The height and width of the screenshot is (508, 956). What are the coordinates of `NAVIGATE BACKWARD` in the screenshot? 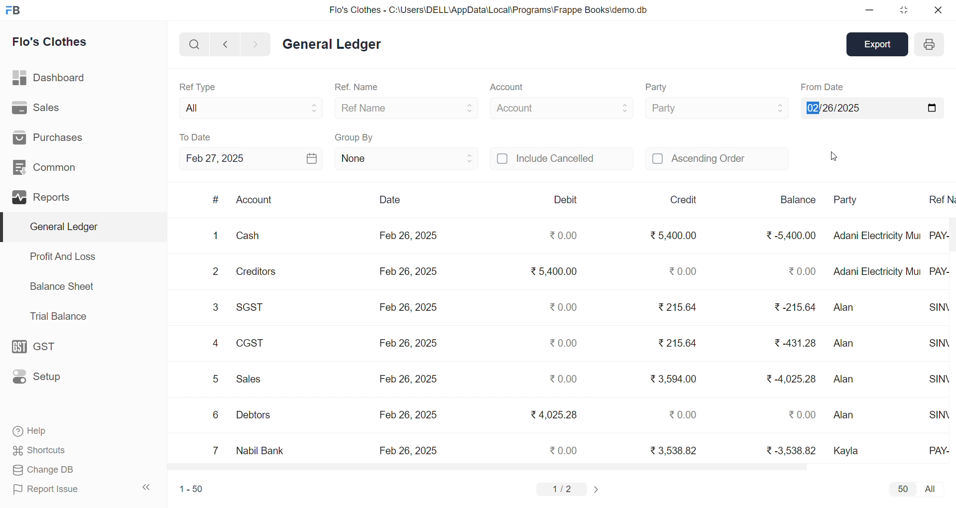 It's located at (225, 43).